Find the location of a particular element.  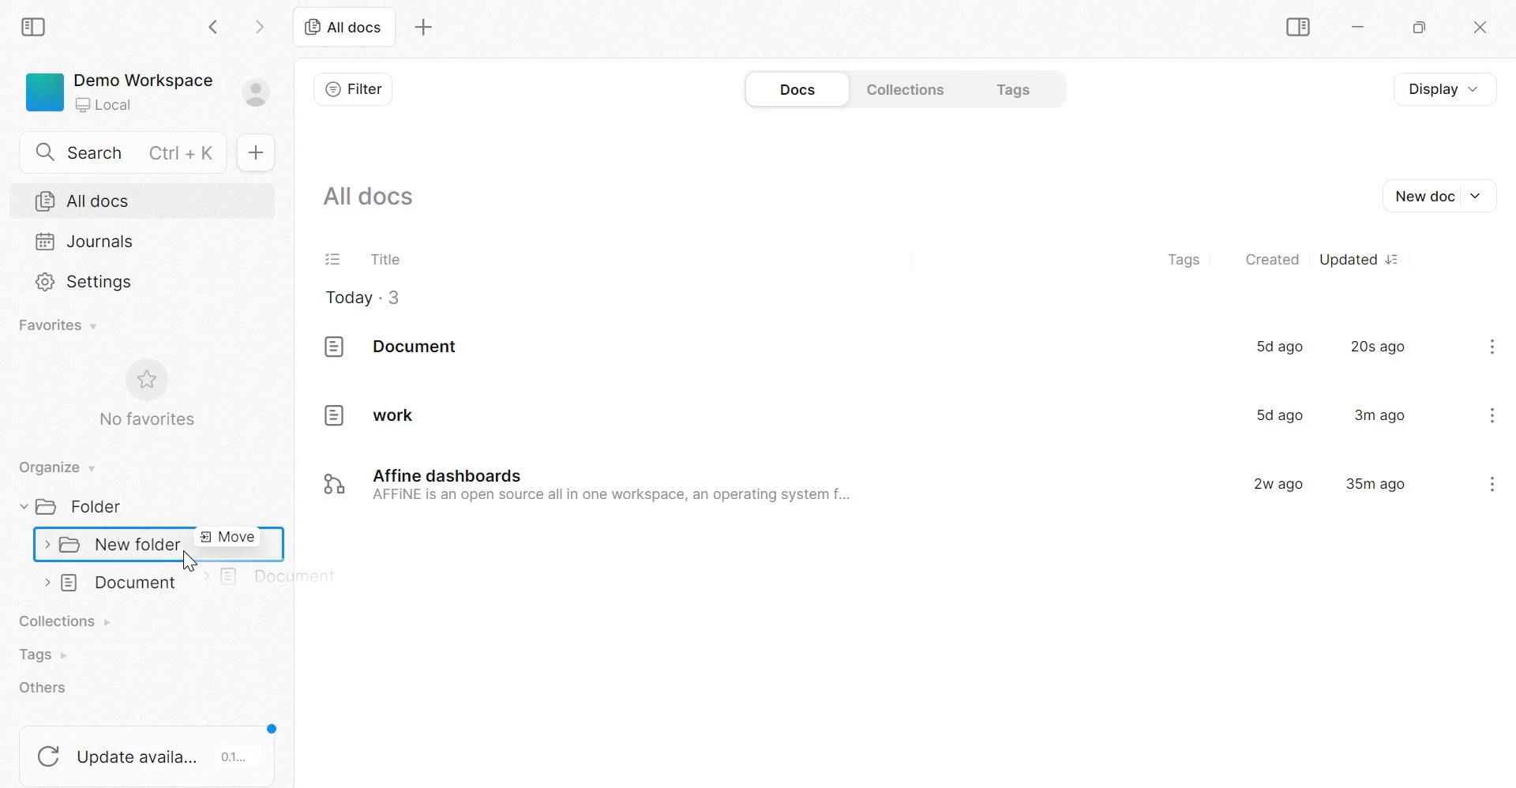

work is located at coordinates (362, 415).